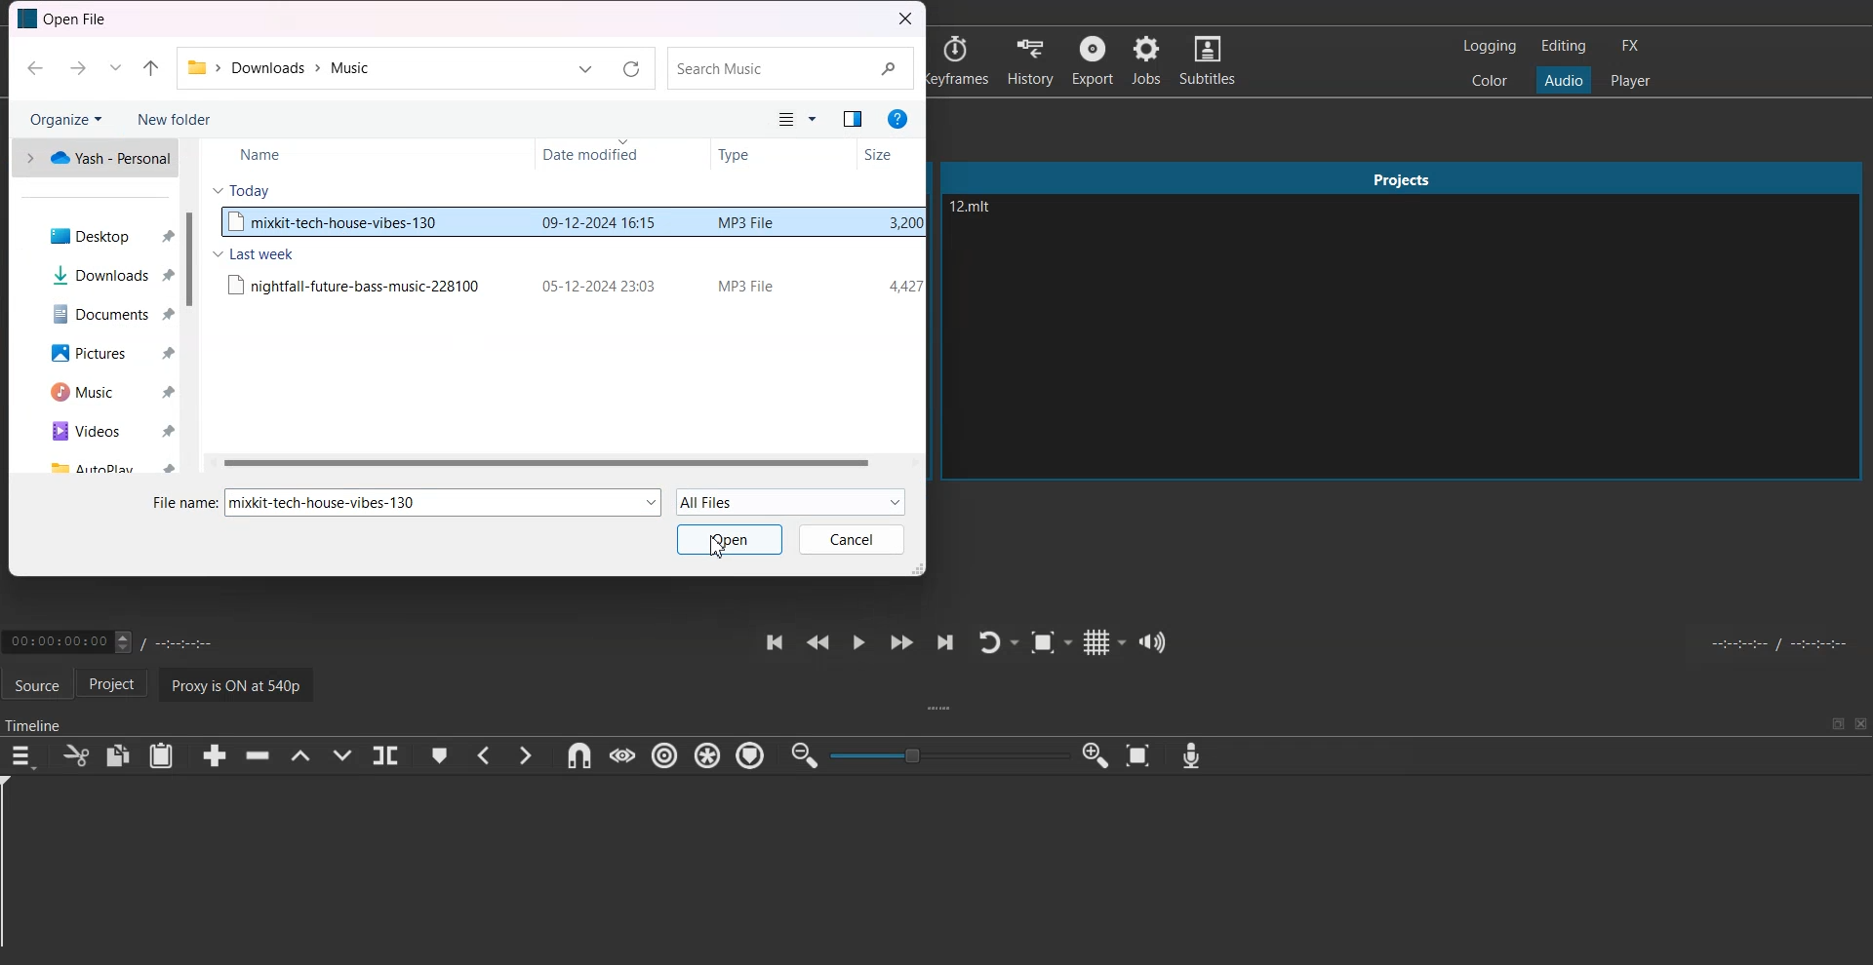 This screenshot has height=965, width=1873. I want to click on Desktop, so click(101, 235).